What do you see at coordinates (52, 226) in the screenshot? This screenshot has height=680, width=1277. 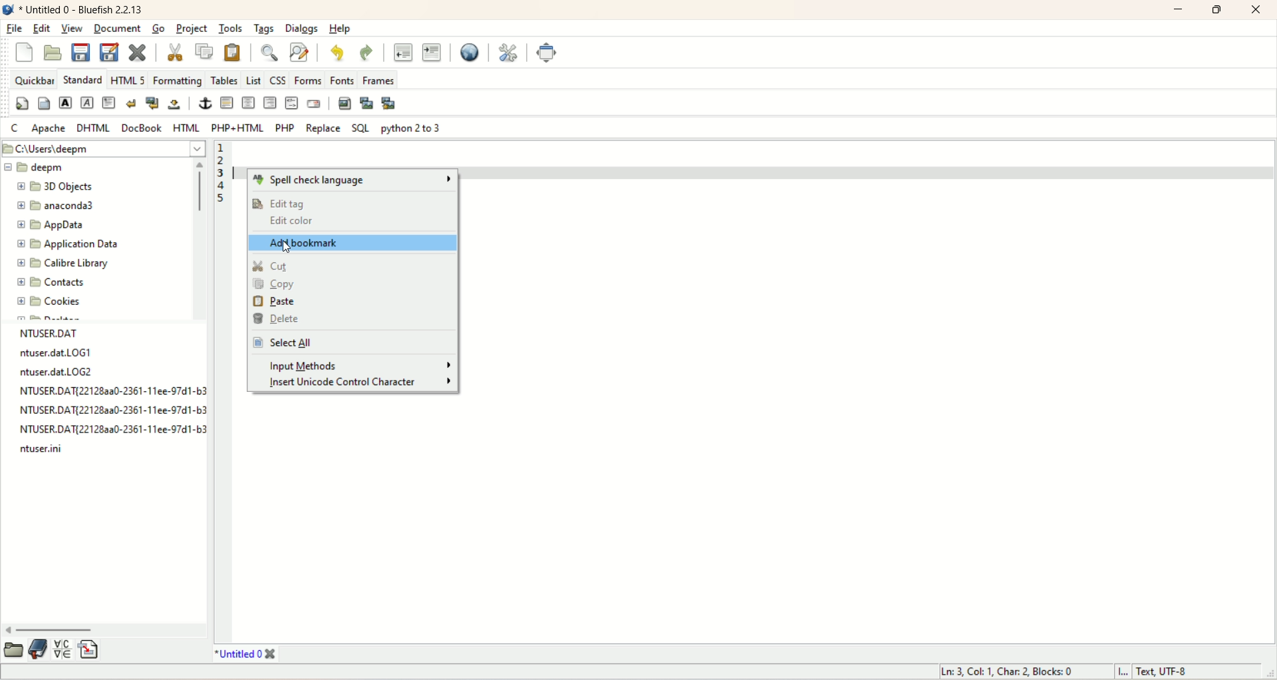 I see `app data` at bounding box center [52, 226].